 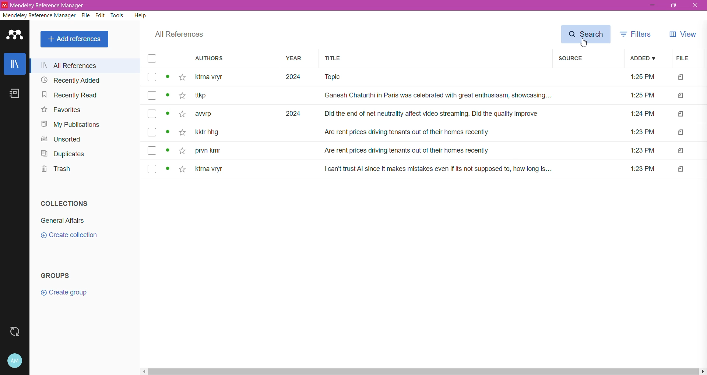 What do you see at coordinates (69, 154) in the screenshot?
I see `Duplicates` at bounding box center [69, 154].